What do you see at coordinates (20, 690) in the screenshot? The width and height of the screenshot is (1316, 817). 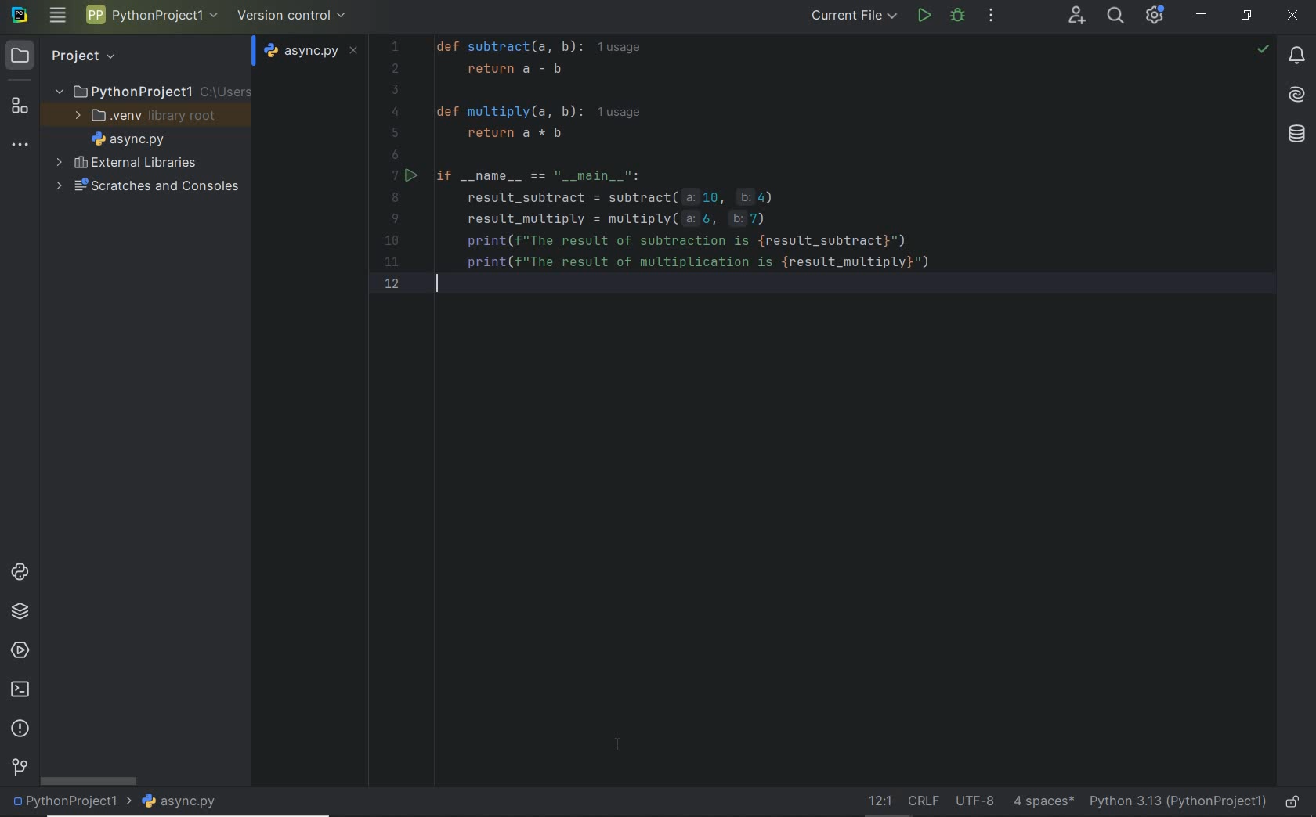 I see `terminal` at bounding box center [20, 690].